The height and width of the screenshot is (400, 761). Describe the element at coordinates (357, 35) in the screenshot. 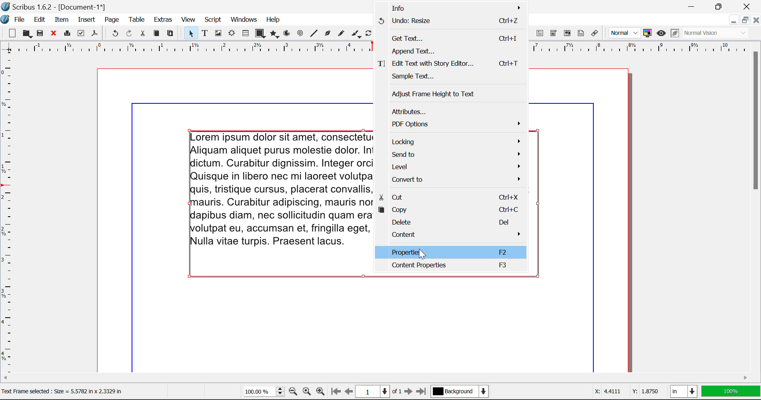

I see `Calligraphic Line` at that location.